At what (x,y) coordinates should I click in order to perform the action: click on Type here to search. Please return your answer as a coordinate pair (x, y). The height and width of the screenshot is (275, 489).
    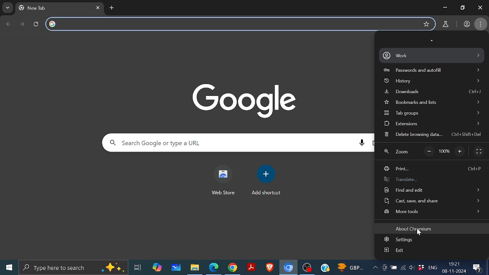
    Looking at the image, I should click on (74, 267).